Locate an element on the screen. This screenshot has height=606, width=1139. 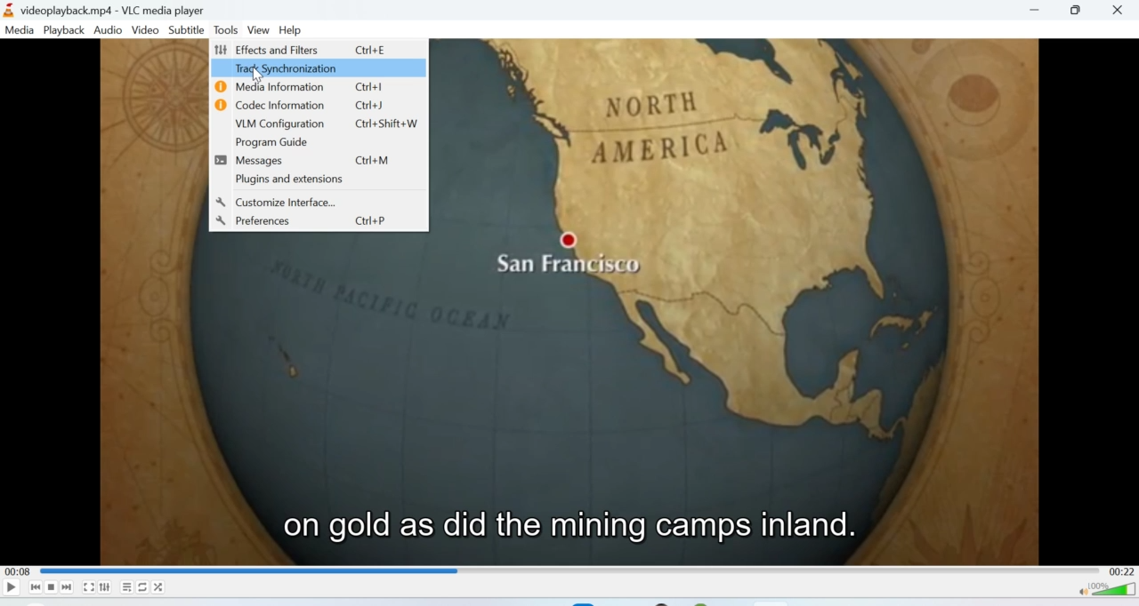
Audio is located at coordinates (109, 31).